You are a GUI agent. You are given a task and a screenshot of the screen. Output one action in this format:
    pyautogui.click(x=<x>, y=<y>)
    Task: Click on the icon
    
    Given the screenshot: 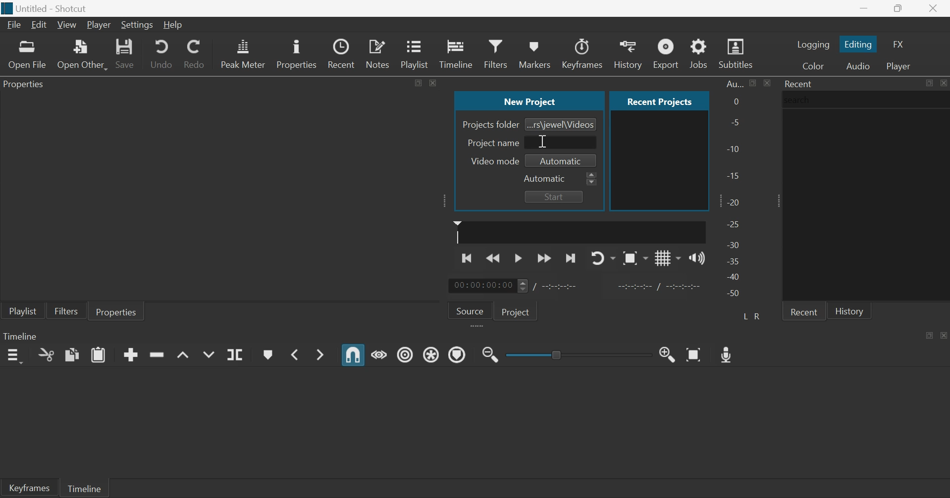 What is the action you would take?
    pyautogui.click(x=8, y=6)
    